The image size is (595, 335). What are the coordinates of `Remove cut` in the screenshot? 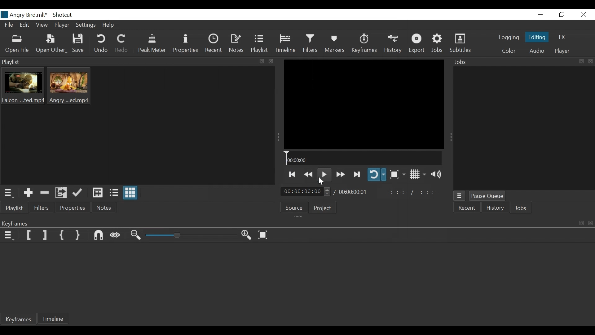 It's located at (45, 193).